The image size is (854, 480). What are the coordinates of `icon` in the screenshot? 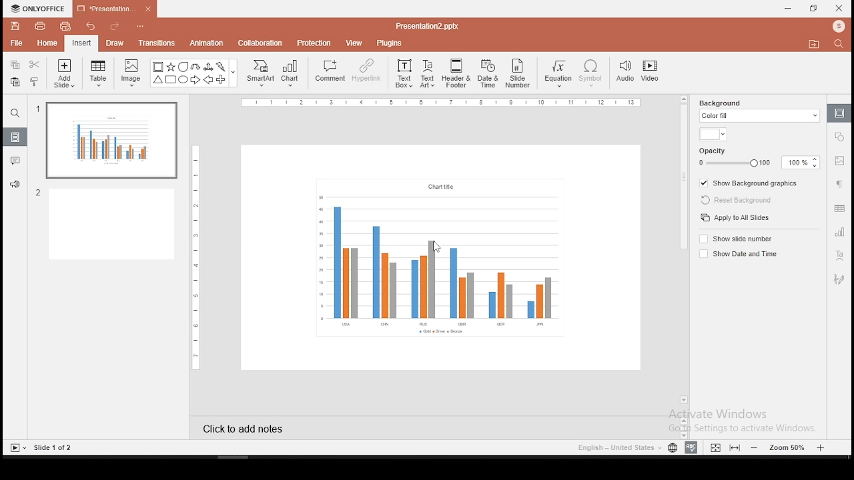 It's located at (39, 8).